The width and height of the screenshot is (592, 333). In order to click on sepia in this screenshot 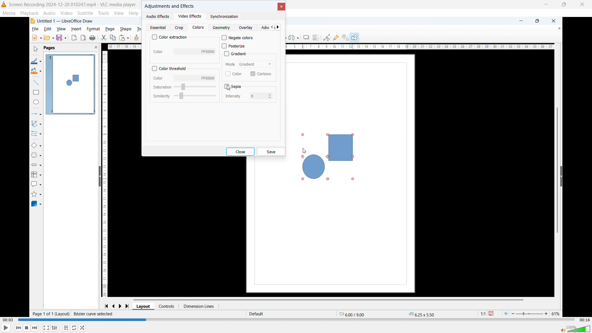, I will do `click(233, 86)`.